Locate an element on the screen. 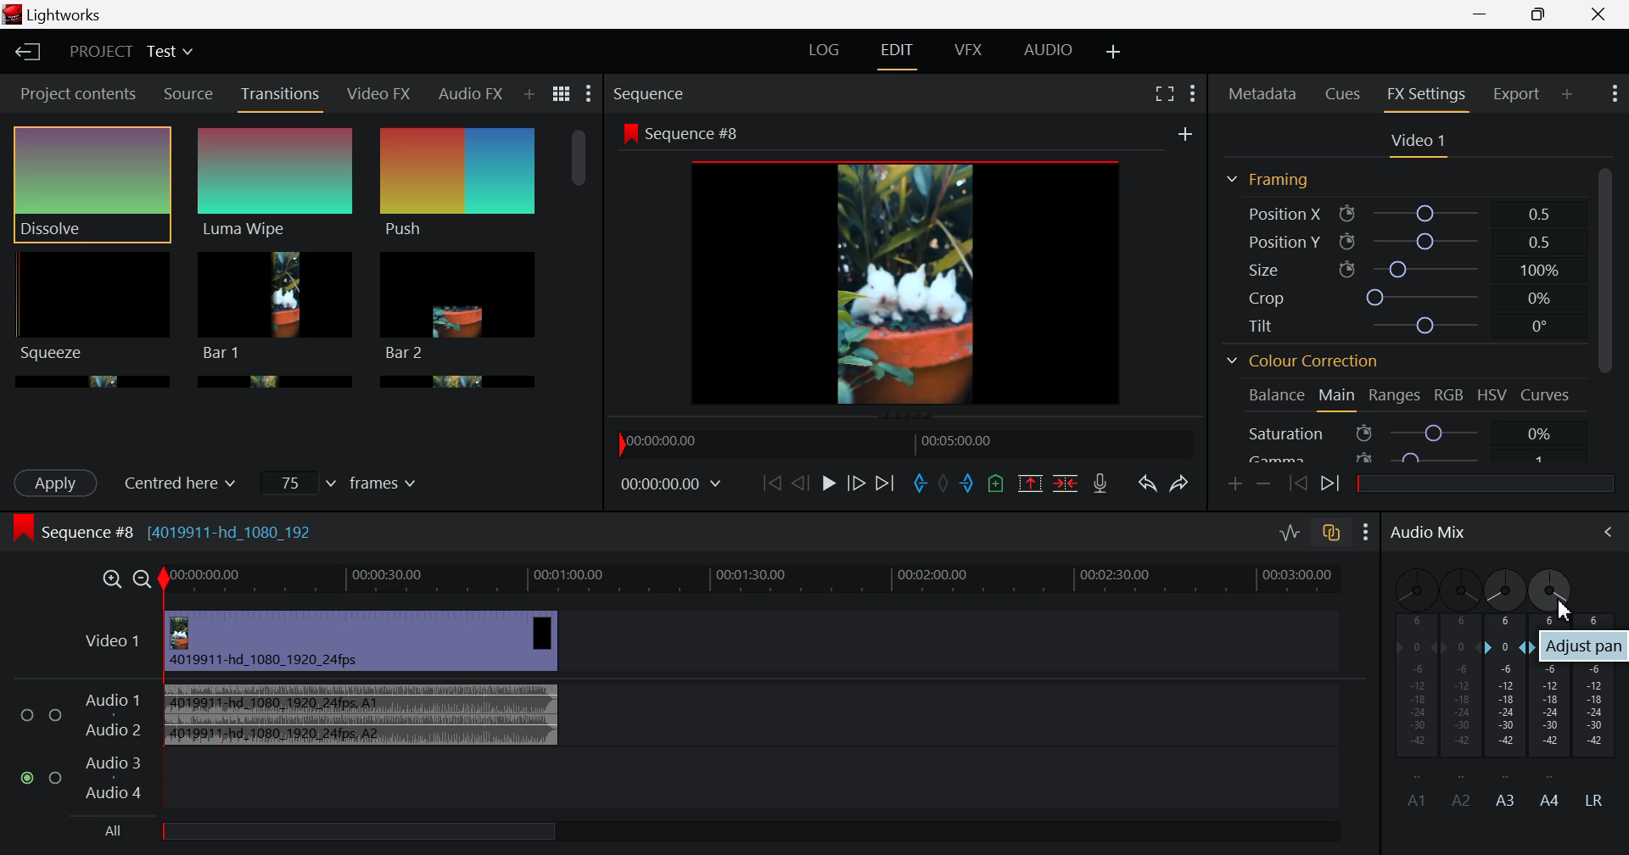 This screenshot has height=855, width=1629. Delete/Cut is located at coordinates (1068, 483).